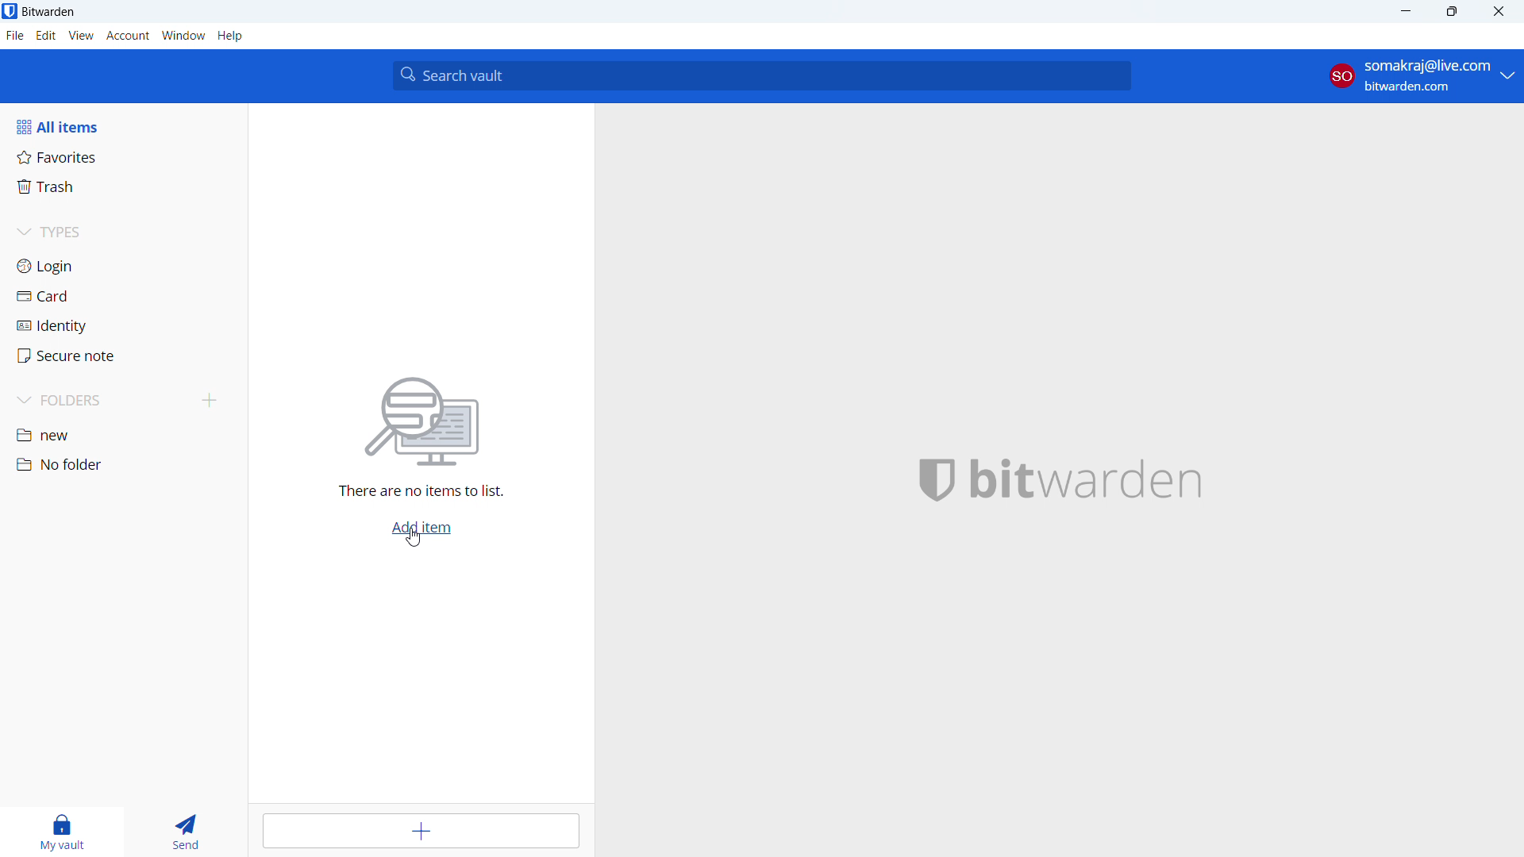 This screenshot has height=857, width=1524. Describe the element at coordinates (46, 36) in the screenshot. I see `edit` at that location.